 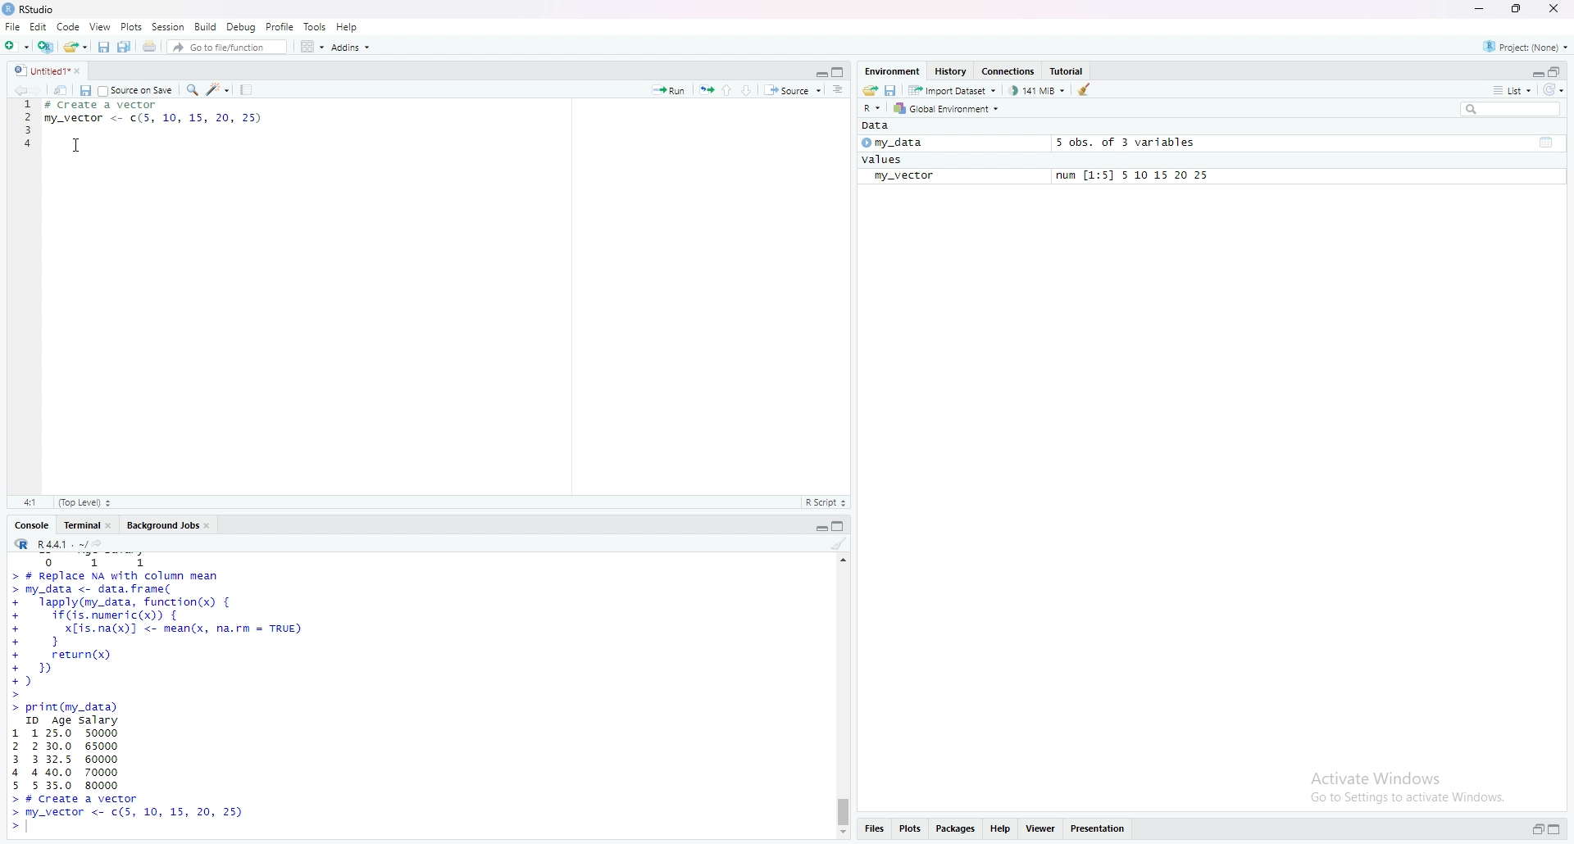 I want to click on list, so click(x=1513, y=92).